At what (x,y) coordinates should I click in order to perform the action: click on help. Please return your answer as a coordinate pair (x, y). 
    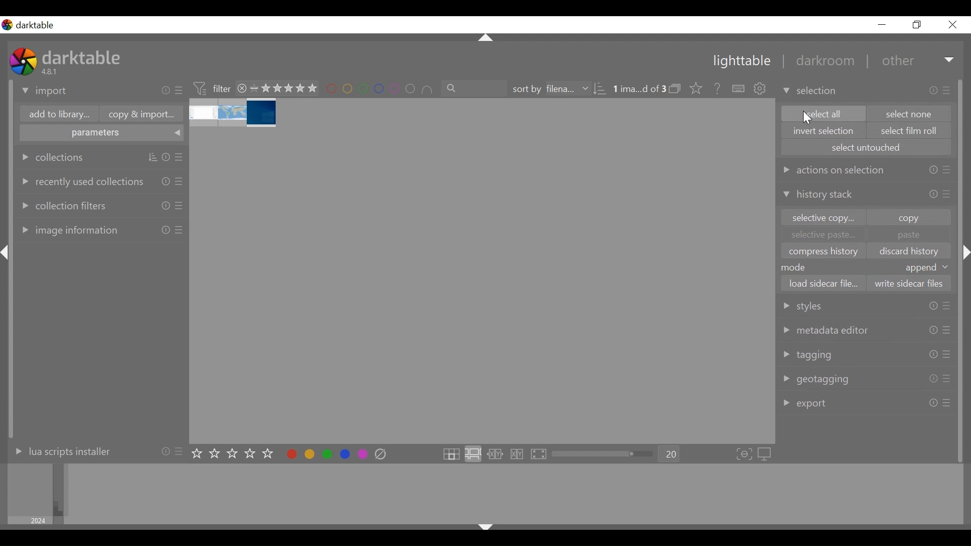
    Looking at the image, I should click on (714, 89).